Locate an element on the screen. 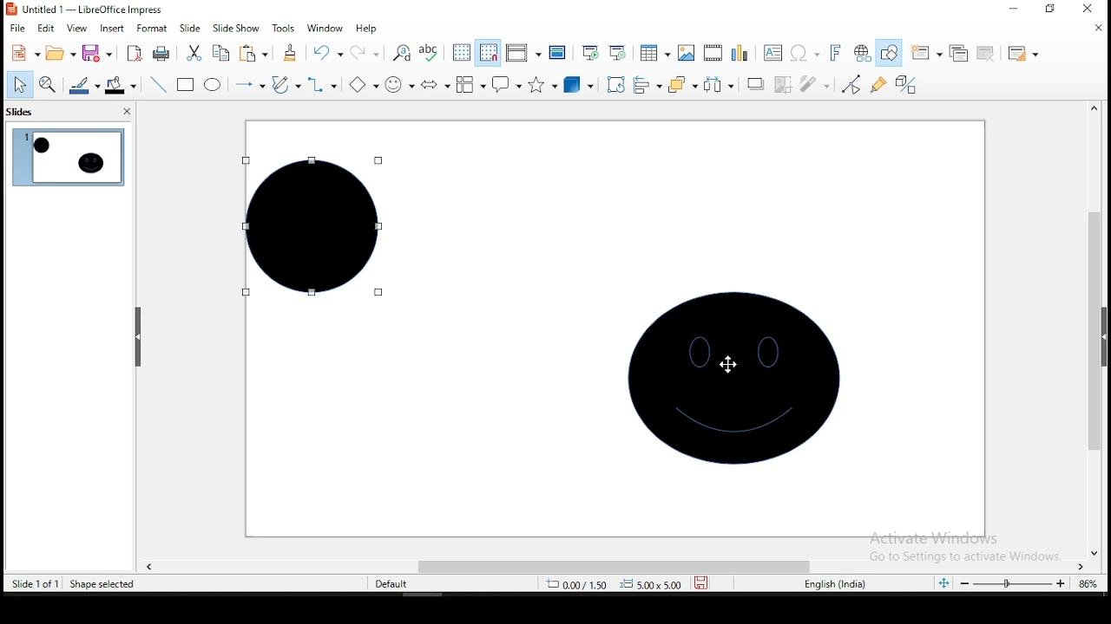 The height and width of the screenshot is (624, 1111). insert hyperlink is located at coordinates (861, 54).